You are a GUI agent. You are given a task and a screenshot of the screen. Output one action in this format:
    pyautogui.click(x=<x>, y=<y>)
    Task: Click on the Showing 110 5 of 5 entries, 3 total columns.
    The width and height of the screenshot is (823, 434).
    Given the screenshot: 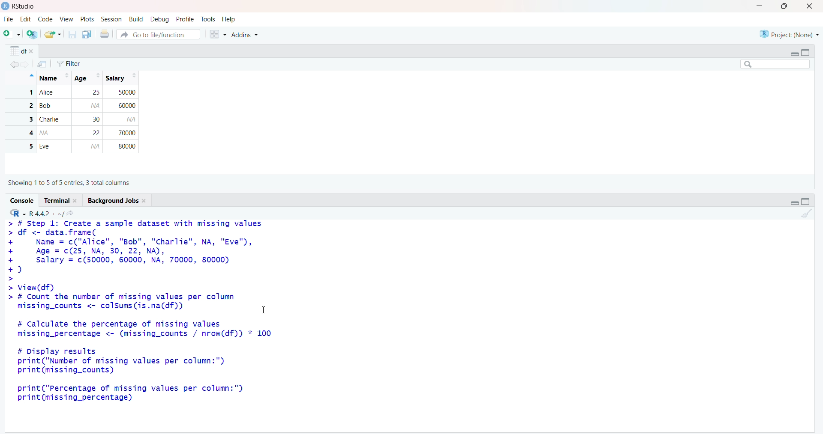 What is the action you would take?
    pyautogui.click(x=71, y=183)
    